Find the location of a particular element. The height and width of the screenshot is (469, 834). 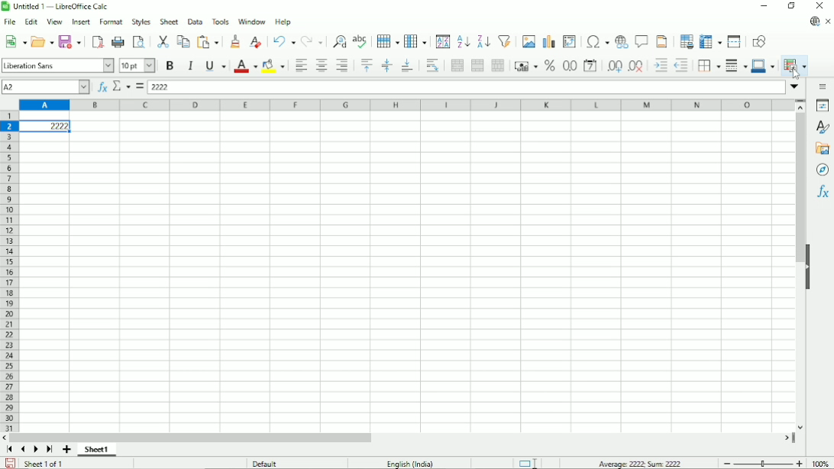

Align center is located at coordinates (322, 65).